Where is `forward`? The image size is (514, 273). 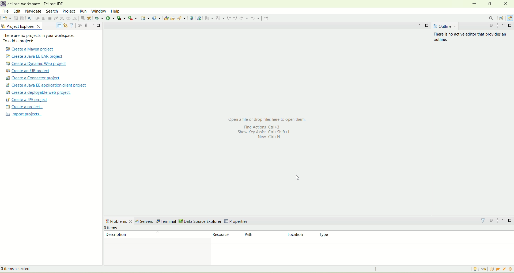
forward is located at coordinates (276, 18).